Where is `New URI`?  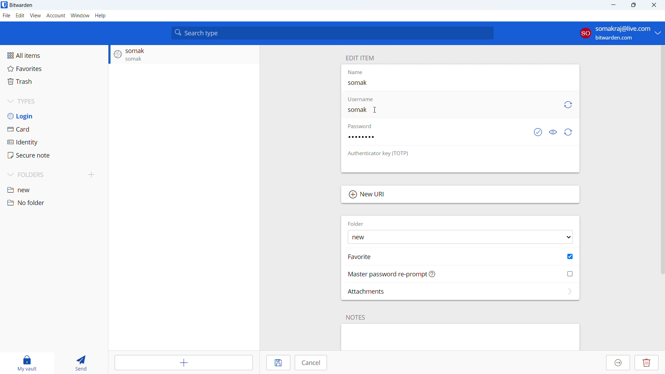 New URI is located at coordinates (460, 195).